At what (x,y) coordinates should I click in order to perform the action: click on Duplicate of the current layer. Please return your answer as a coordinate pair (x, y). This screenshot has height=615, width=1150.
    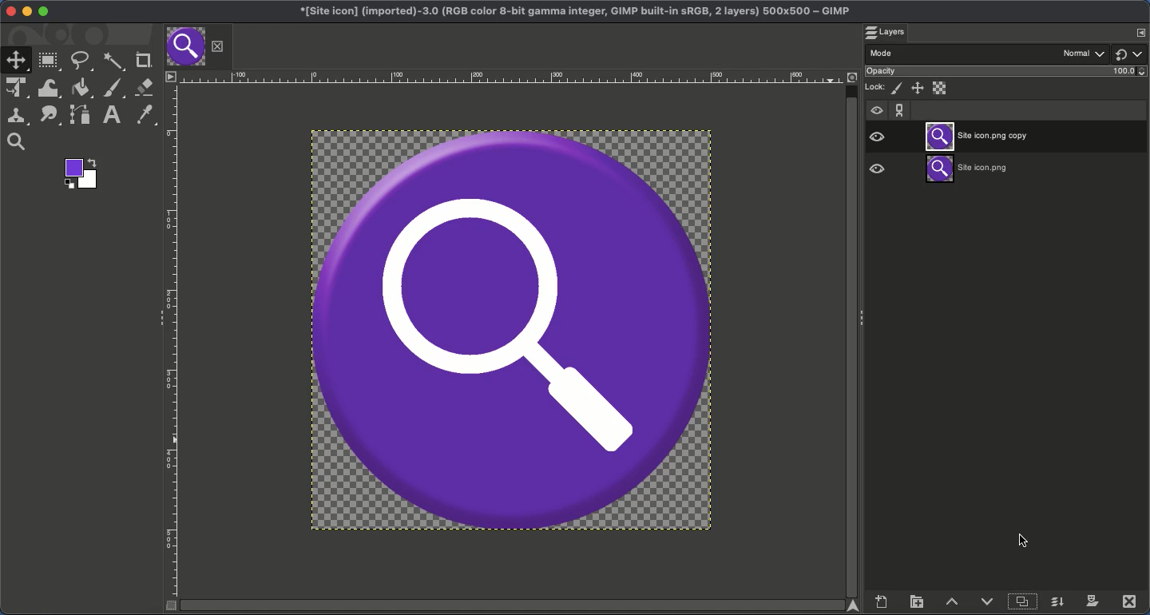
    Looking at the image, I should click on (1021, 601).